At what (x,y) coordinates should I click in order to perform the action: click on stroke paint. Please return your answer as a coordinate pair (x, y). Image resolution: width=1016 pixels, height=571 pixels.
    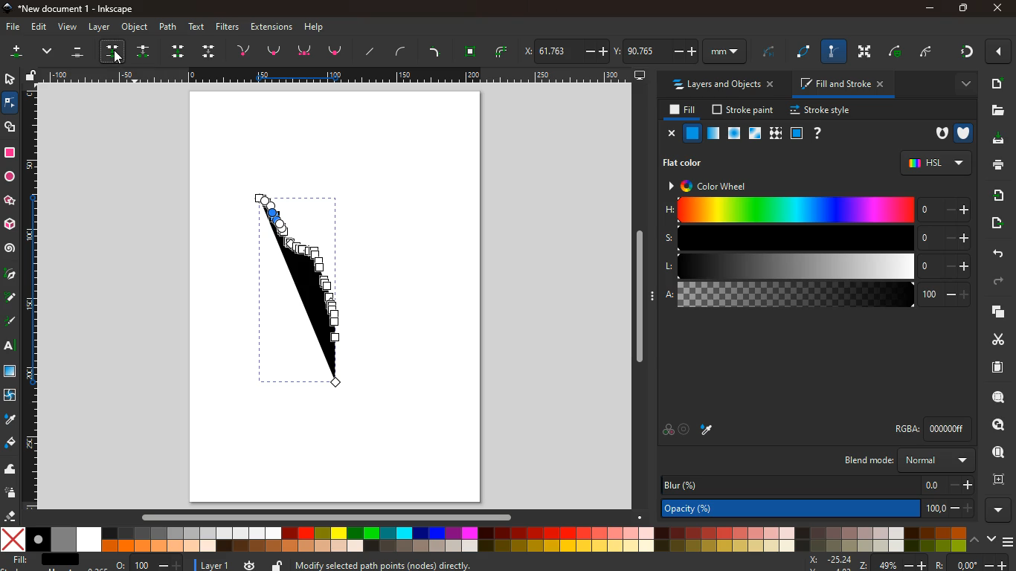
    Looking at the image, I should click on (745, 109).